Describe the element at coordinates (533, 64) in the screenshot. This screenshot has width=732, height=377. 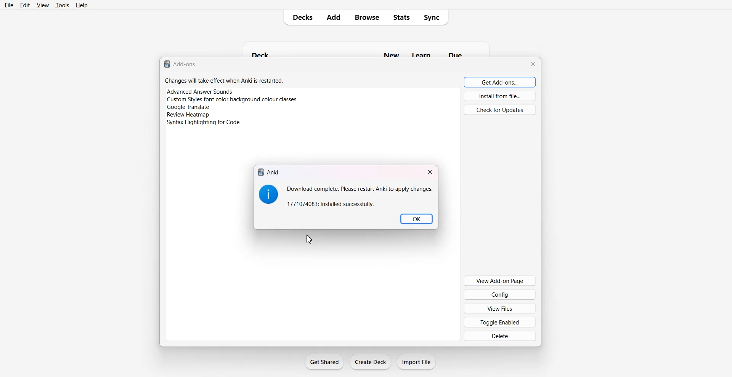
I see `Close` at that location.